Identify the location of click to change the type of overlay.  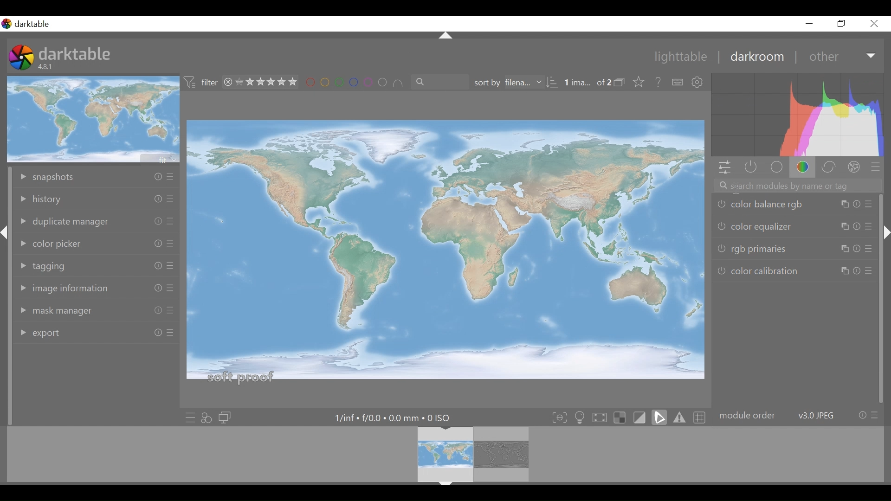
(641, 83).